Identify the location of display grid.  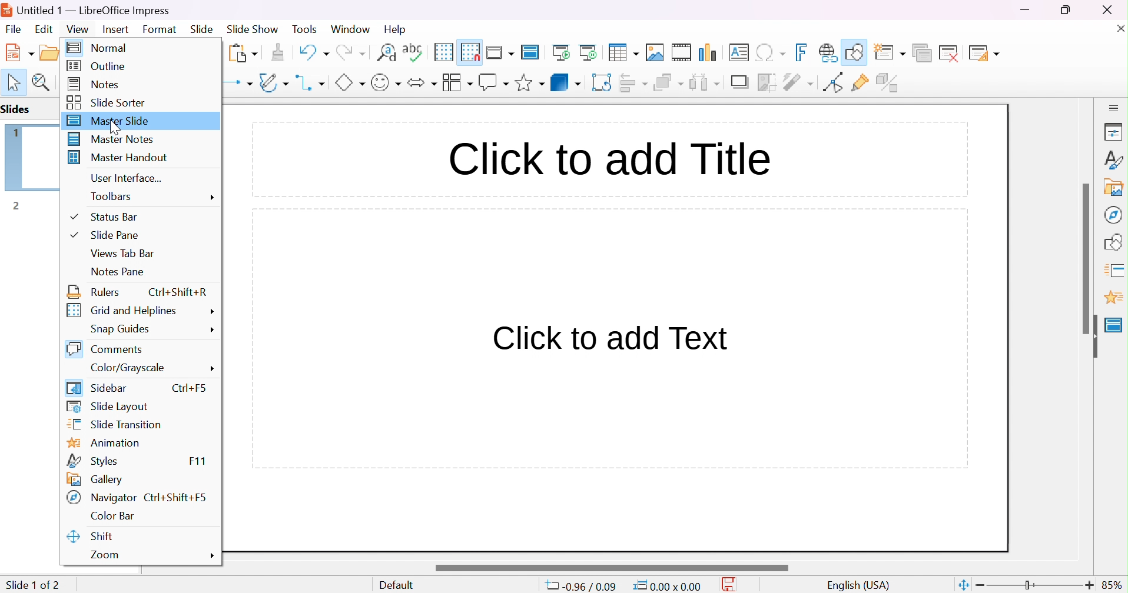
(443, 52).